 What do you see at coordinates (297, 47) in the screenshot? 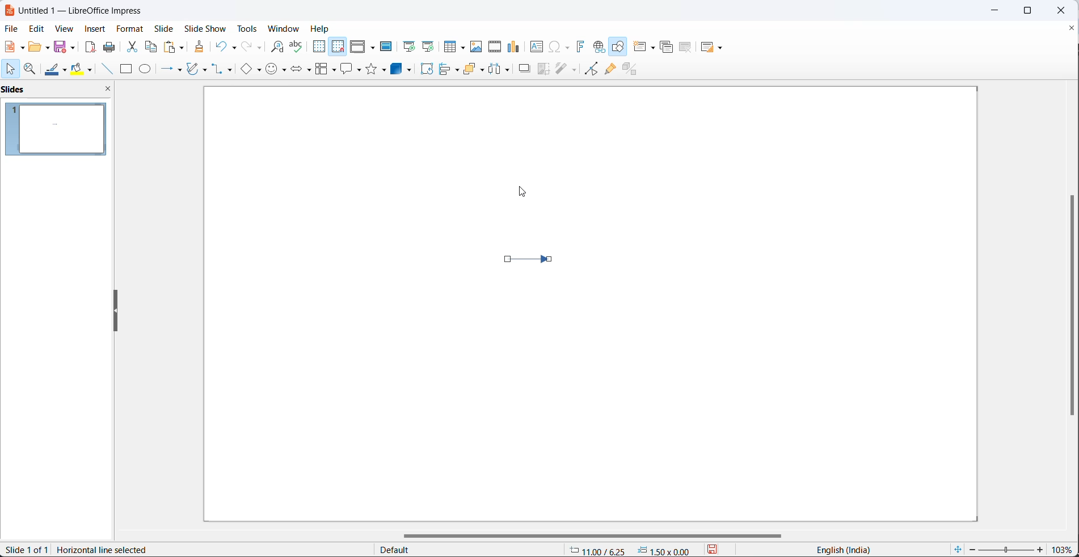
I see `spellings` at bounding box center [297, 47].